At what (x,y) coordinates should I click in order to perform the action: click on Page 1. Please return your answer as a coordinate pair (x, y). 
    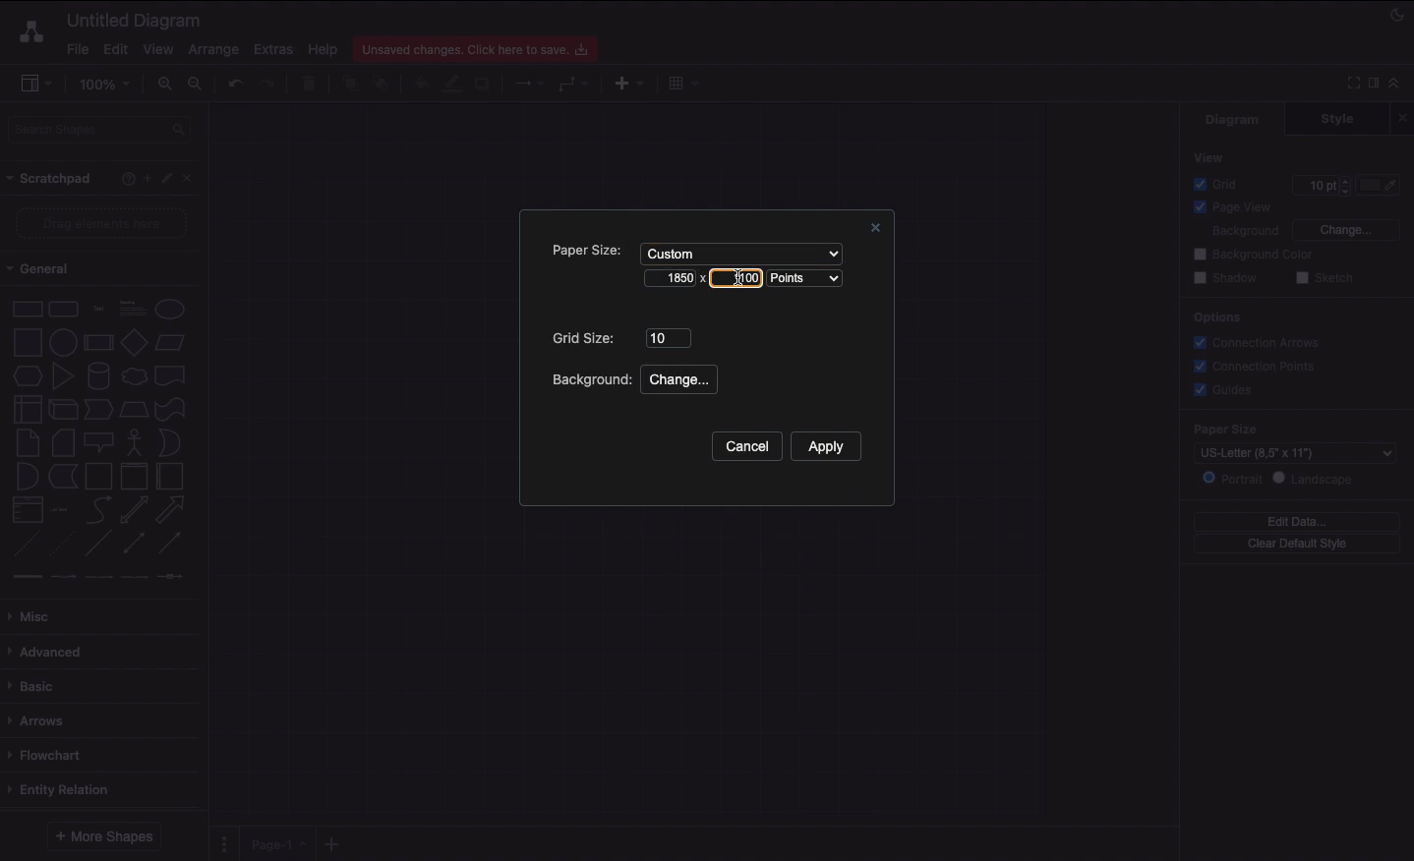
    Looking at the image, I should click on (275, 842).